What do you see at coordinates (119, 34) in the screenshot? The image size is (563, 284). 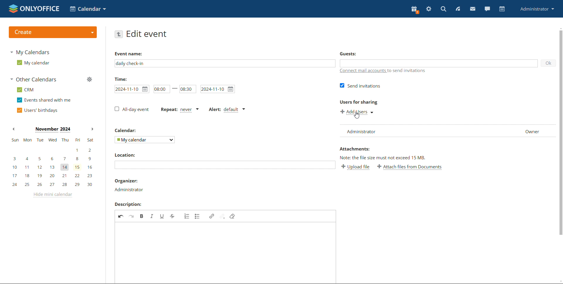 I see `go back` at bounding box center [119, 34].